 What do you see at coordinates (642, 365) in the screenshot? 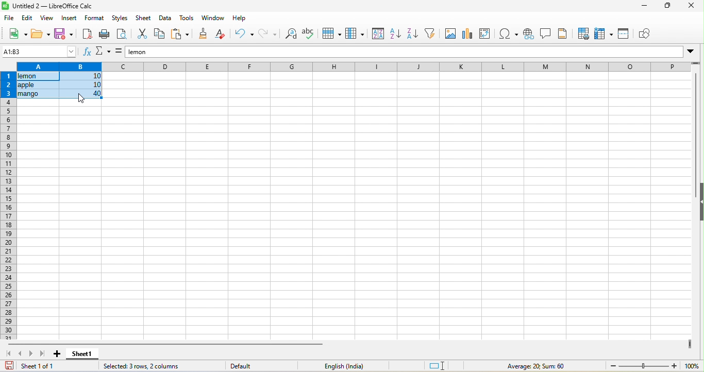
I see `zoom slider` at bounding box center [642, 365].